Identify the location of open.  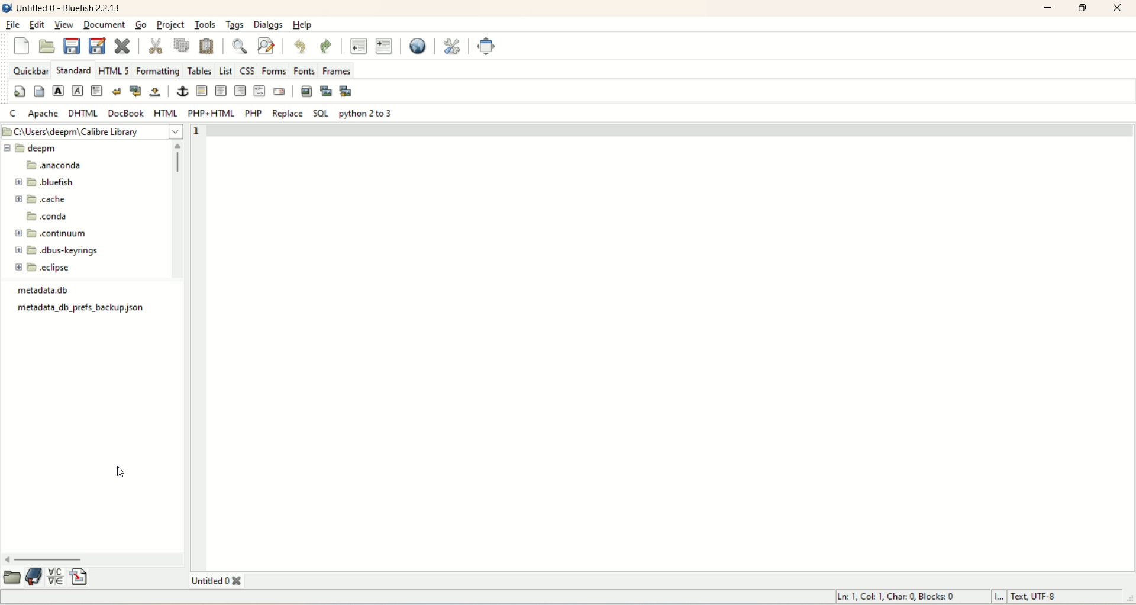
(12, 577).